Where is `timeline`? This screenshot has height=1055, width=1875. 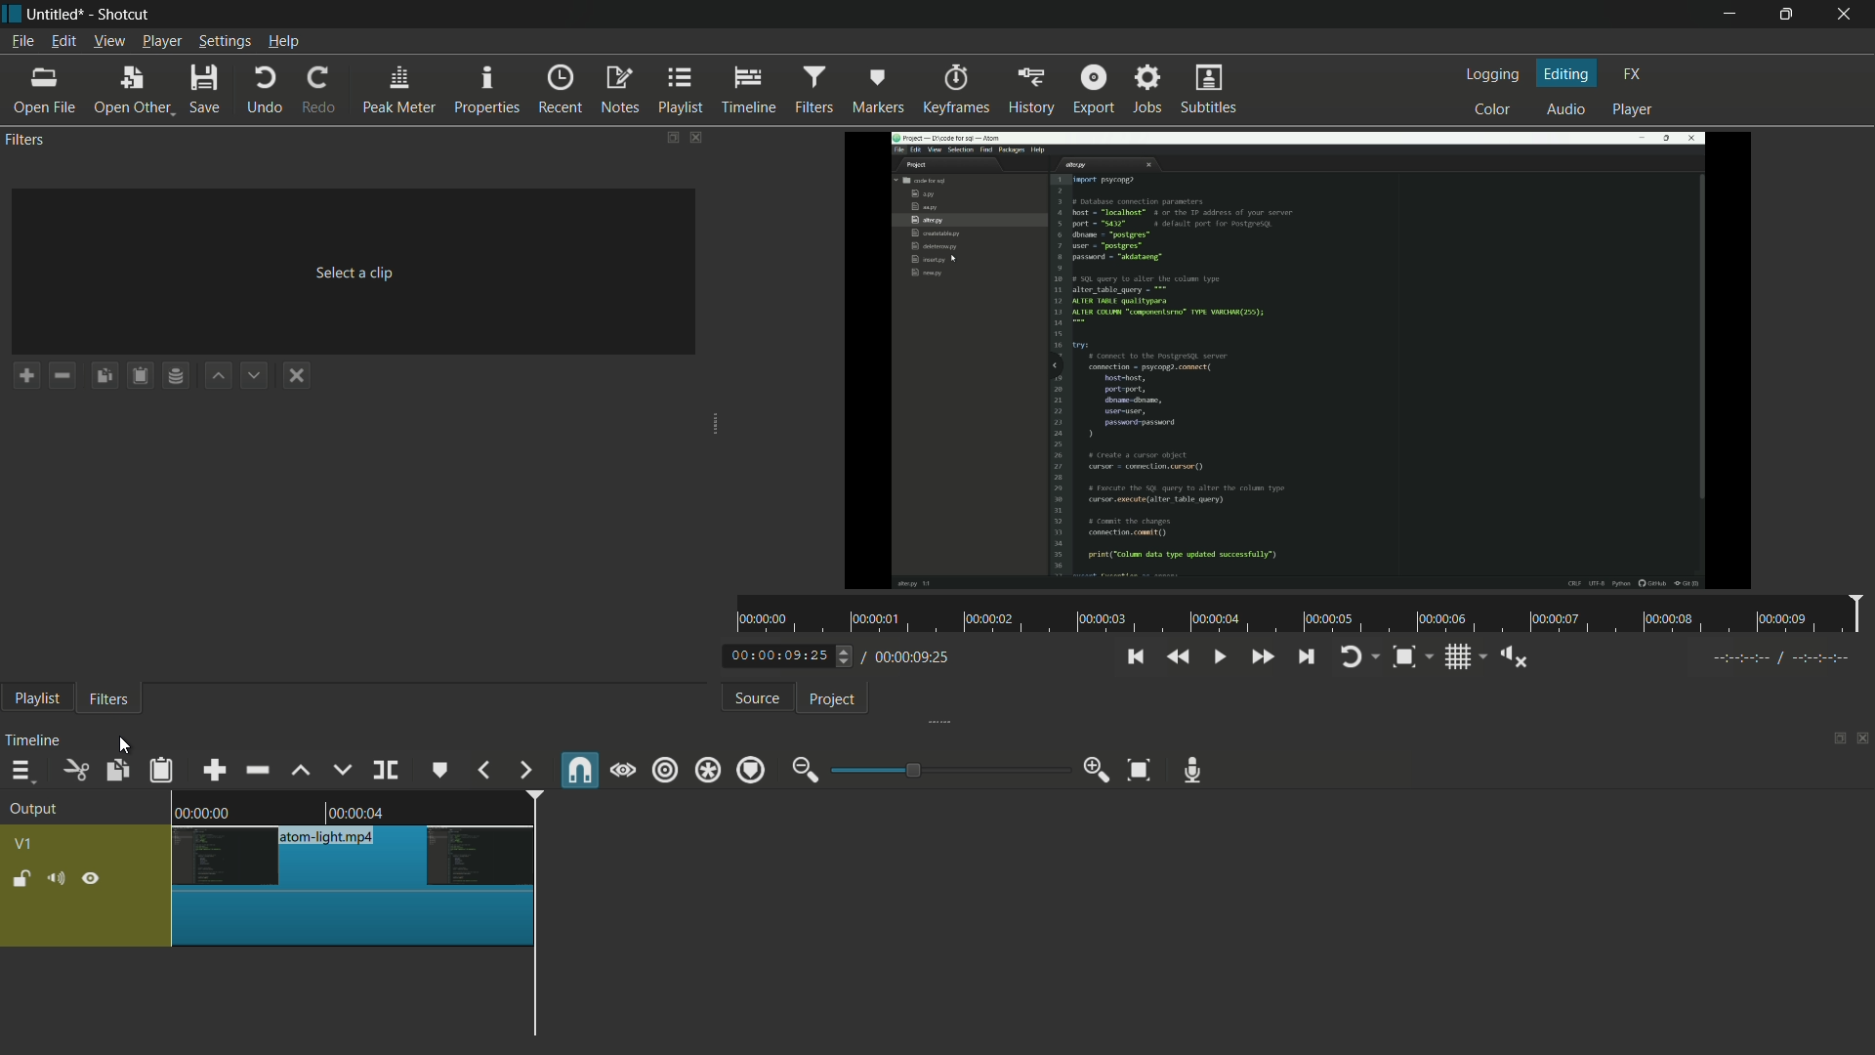
timeline is located at coordinates (36, 740).